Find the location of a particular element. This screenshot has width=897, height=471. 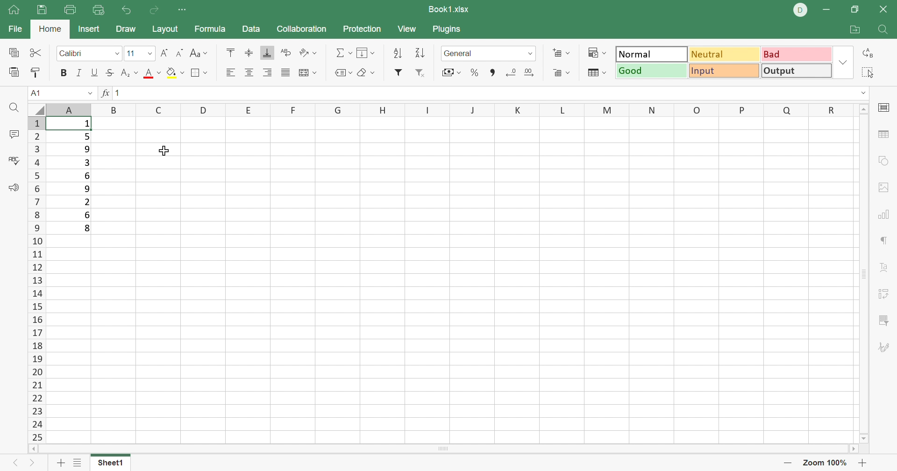

Check spelling is located at coordinates (15, 162).